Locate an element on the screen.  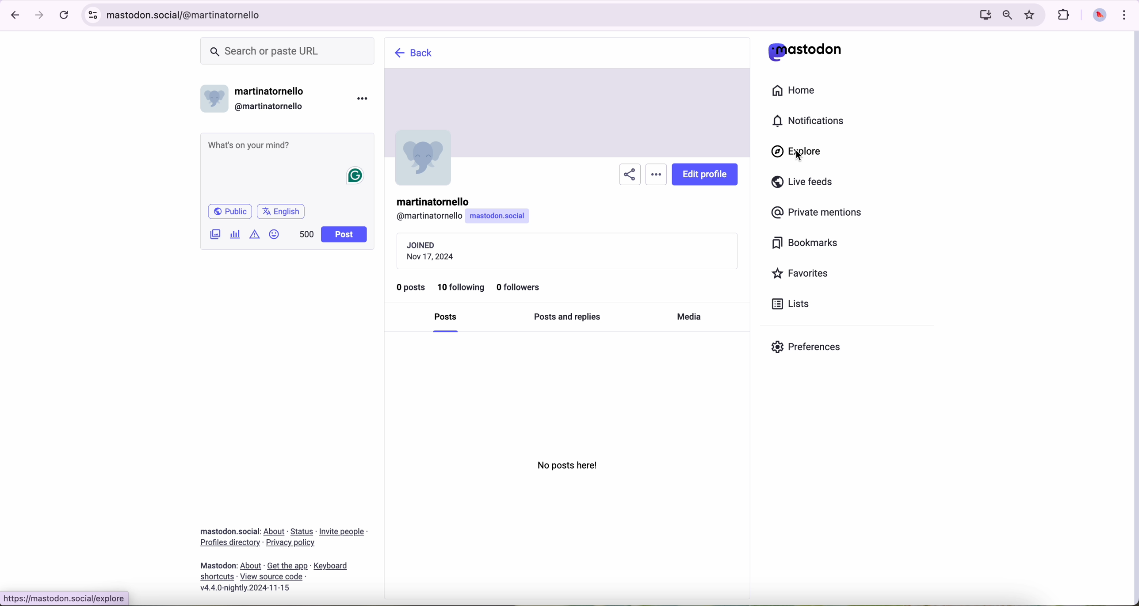
user name is located at coordinates (273, 92).